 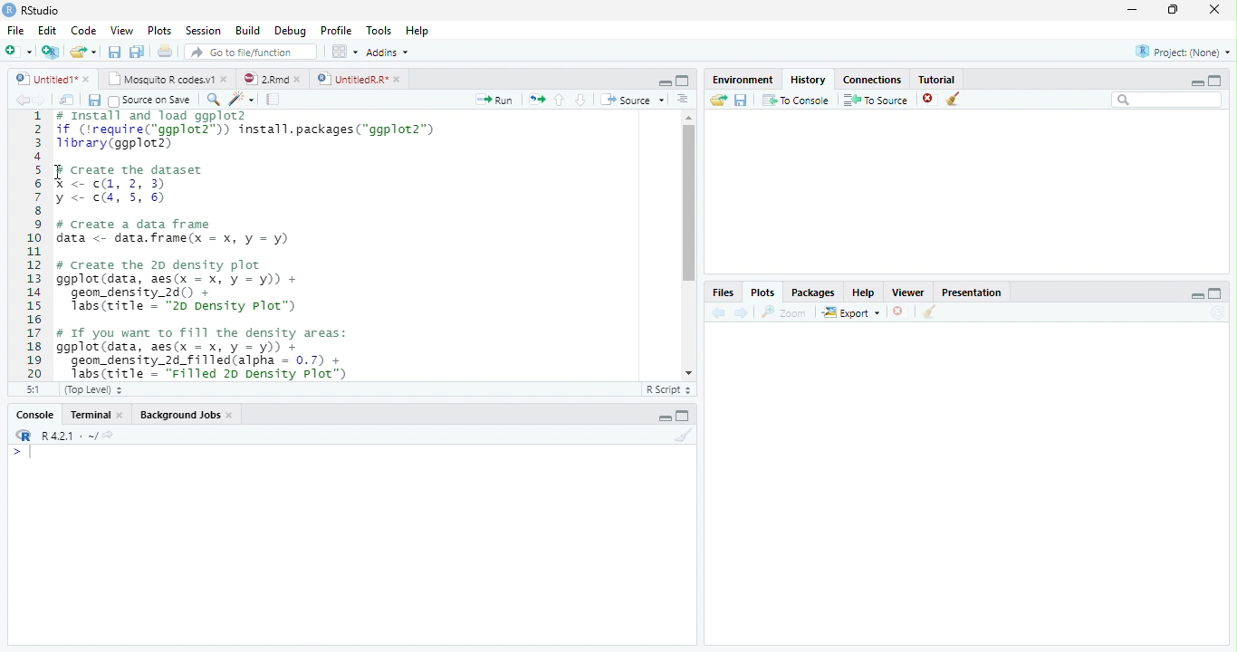 What do you see at coordinates (18, 52) in the screenshot?
I see `New file` at bounding box center [18, 52].